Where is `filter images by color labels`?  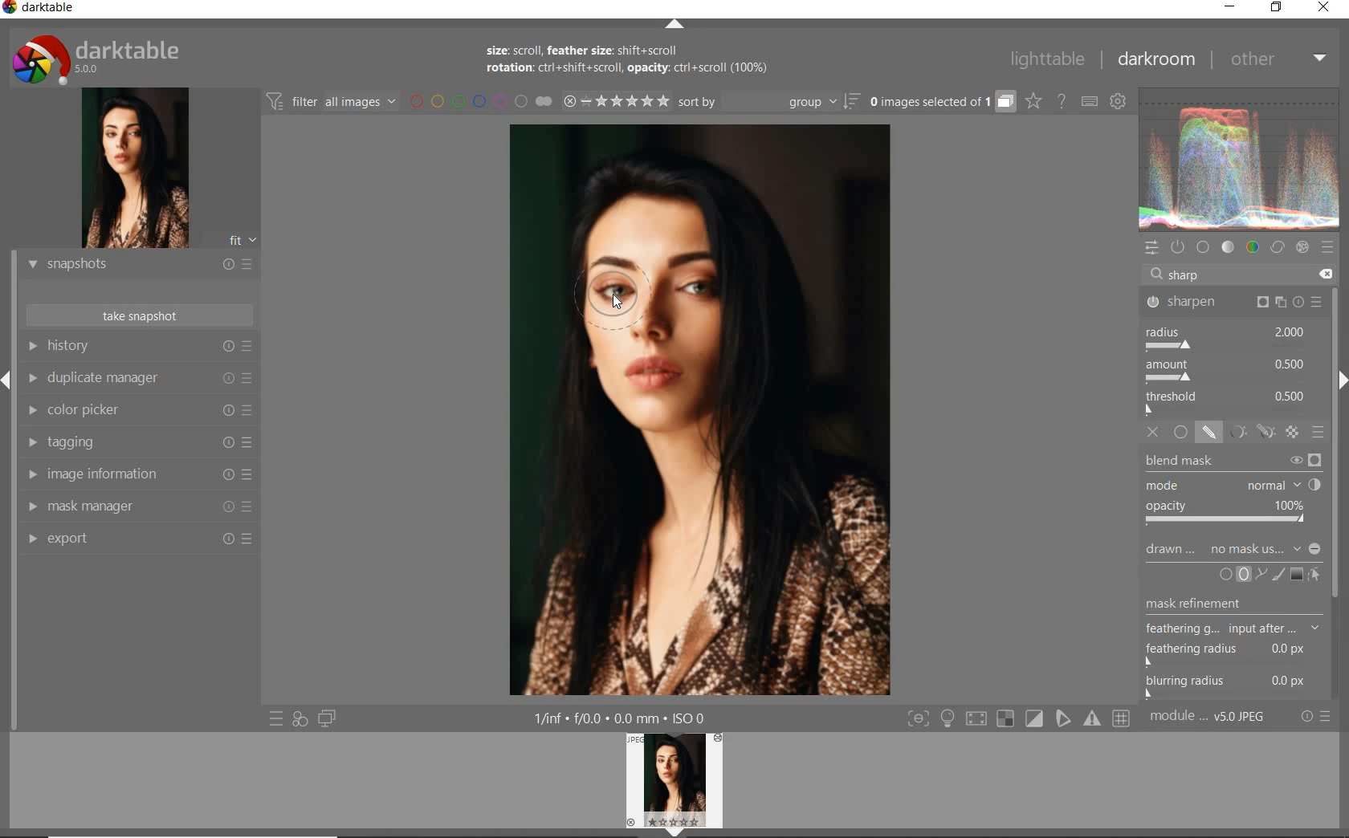
filter images by color labels is located at coordinates (466, 102).